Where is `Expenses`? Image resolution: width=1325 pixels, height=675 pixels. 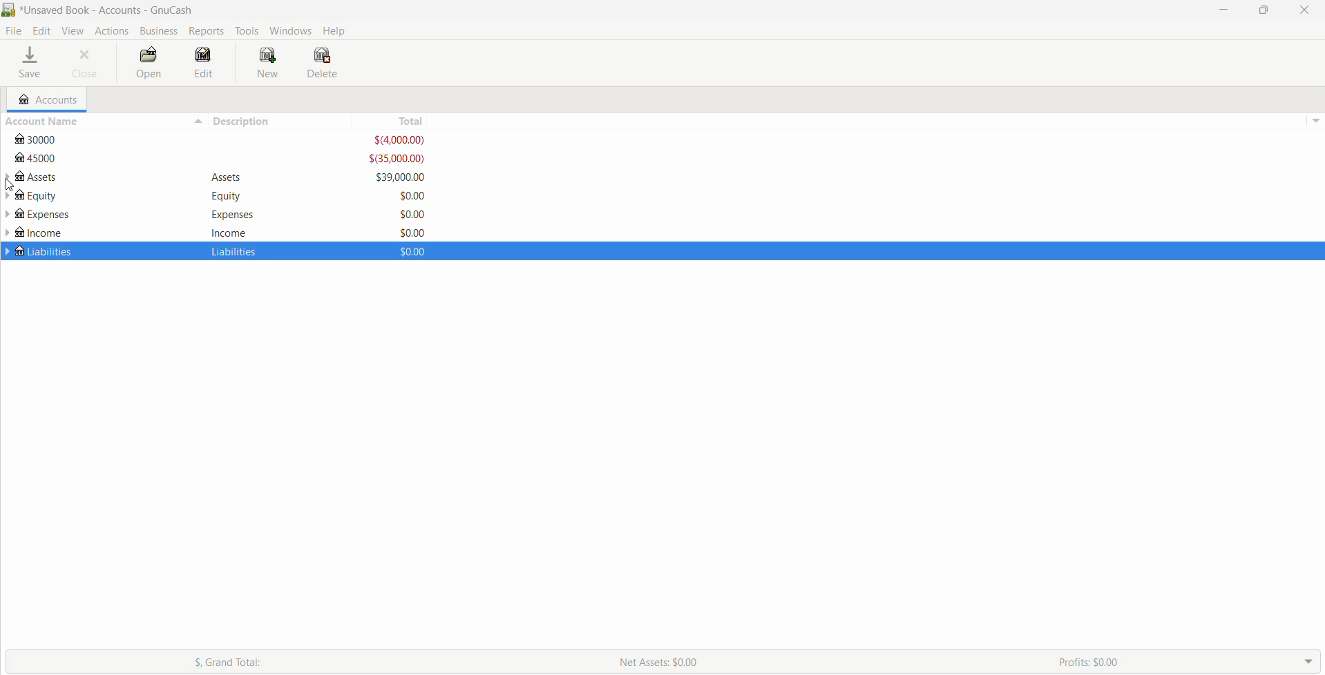 Expenses is located at coordinates (100, 215).